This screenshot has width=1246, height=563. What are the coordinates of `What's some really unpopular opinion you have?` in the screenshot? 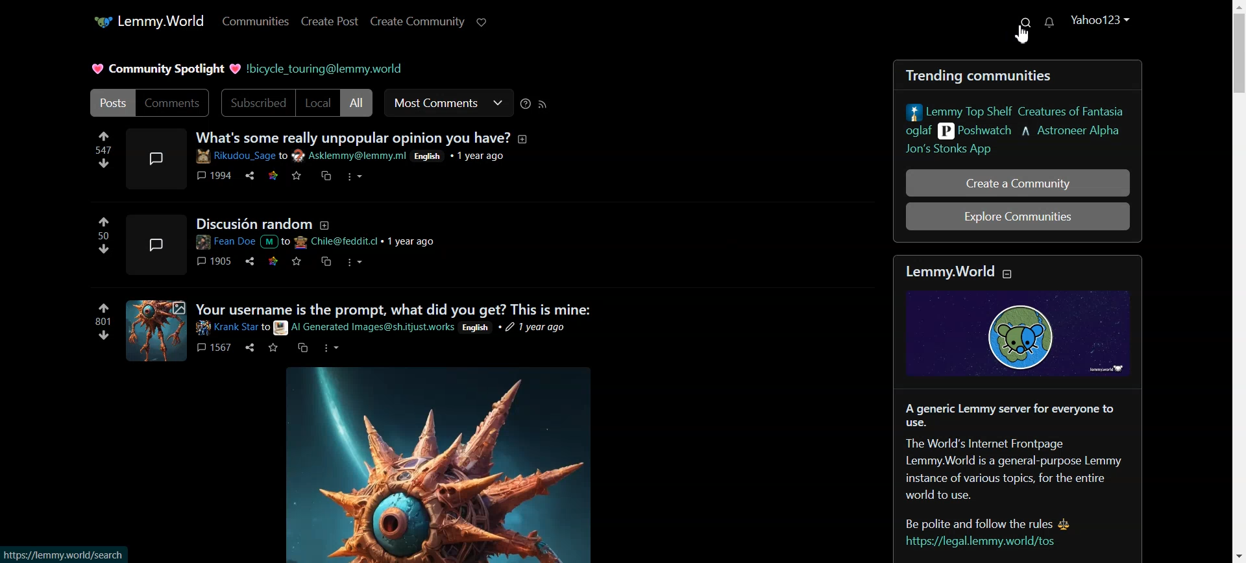 It's located at (365, 137).